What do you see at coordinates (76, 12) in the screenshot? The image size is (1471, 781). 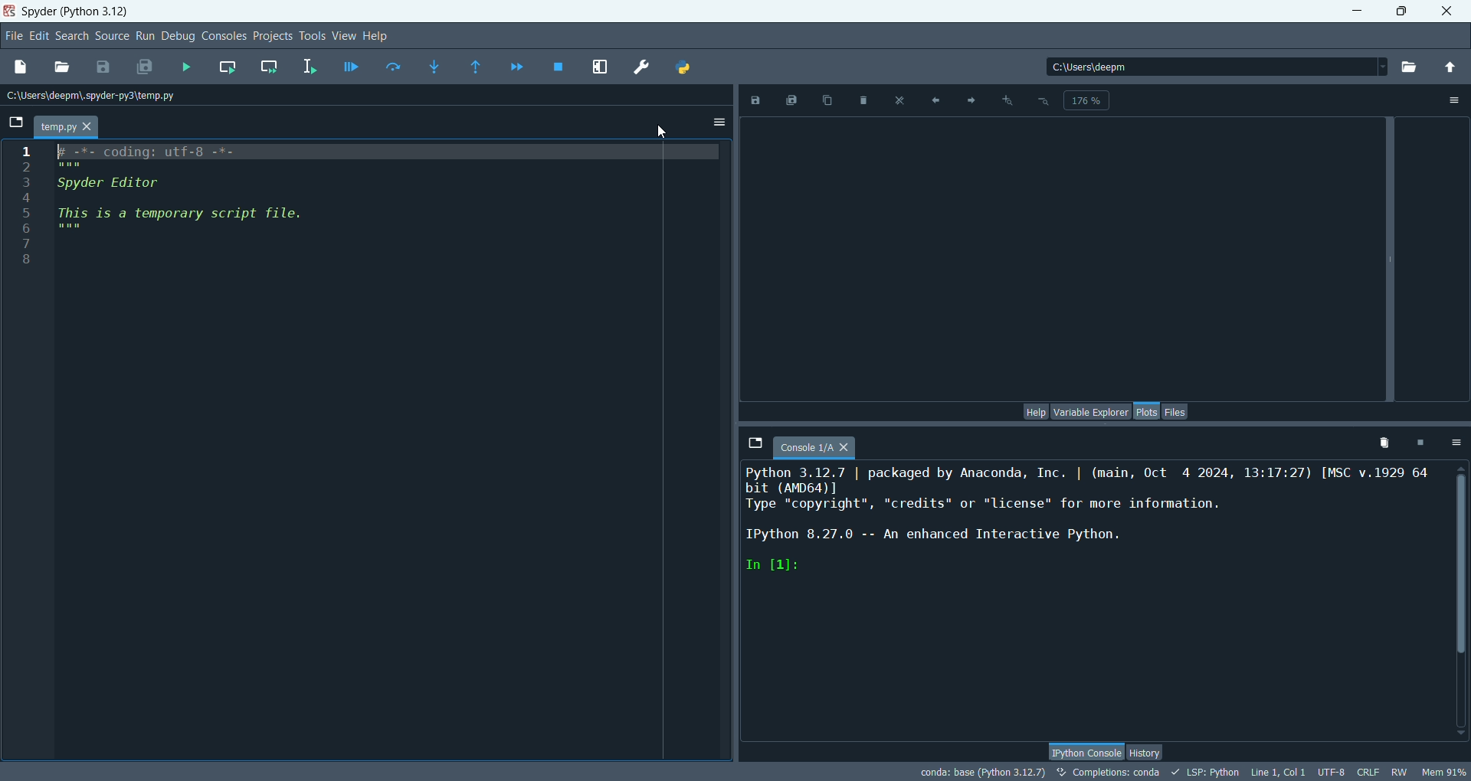 I see `spyder` at bounding box center [76, 12].